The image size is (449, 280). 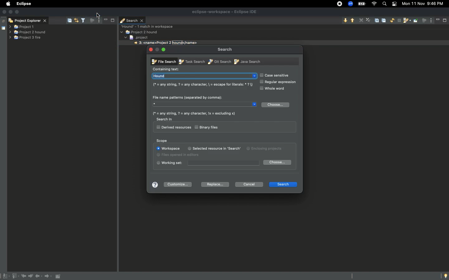 I want to click on Remove all matches, so click(x=368, y=21).